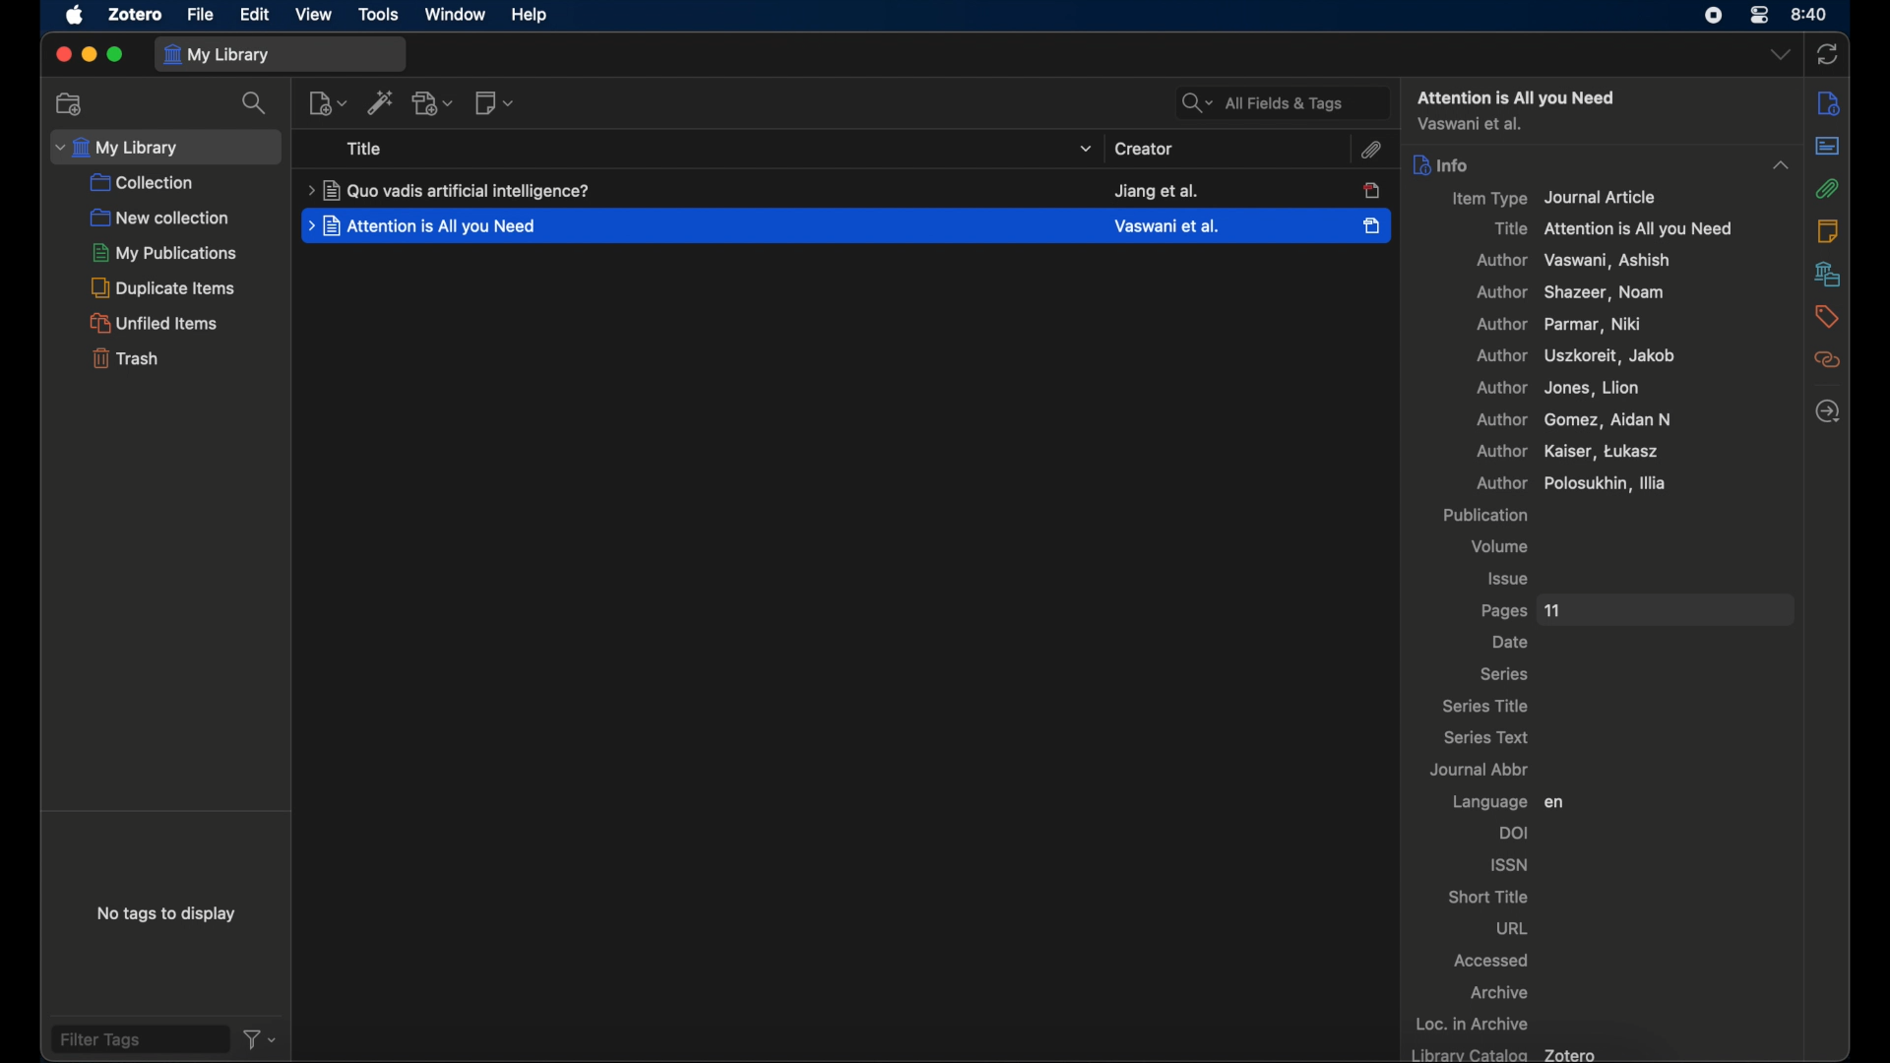 The width and height of the screenshot is (1890, 1063). I want to click on new collection, so click(159, 218).